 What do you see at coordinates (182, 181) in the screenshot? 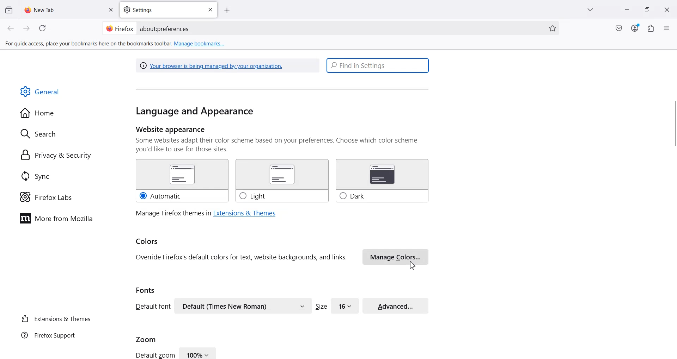
I see `@ Automatic` at bounding box center [182, 181].